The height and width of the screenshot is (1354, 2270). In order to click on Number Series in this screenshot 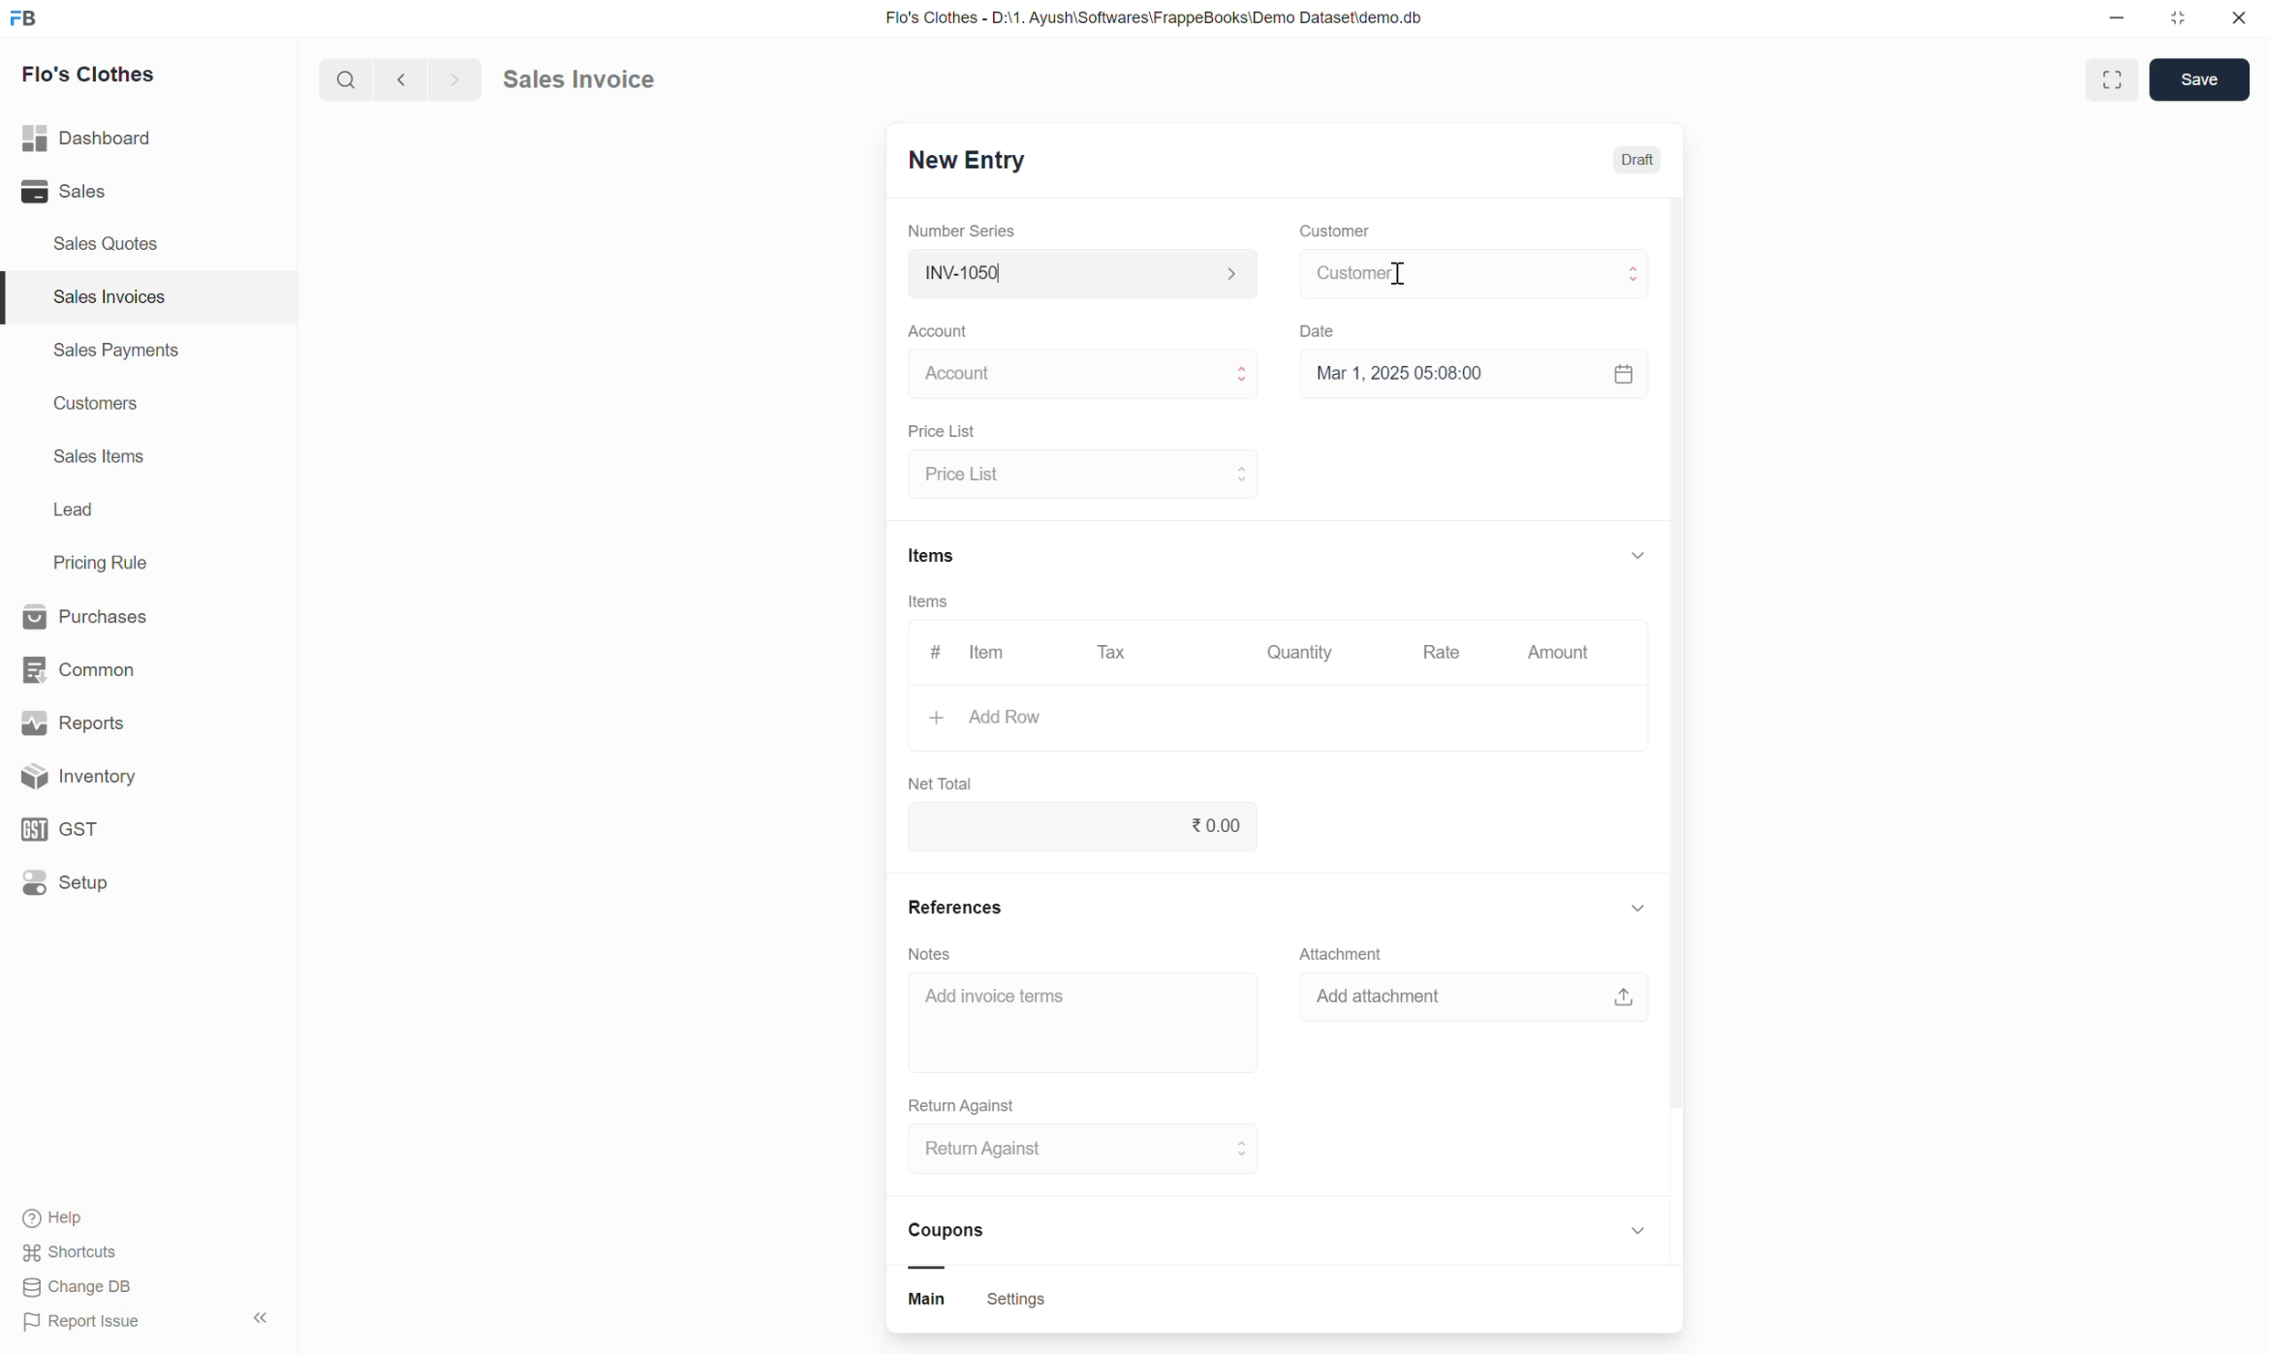, I will do `click(964, 233)`.